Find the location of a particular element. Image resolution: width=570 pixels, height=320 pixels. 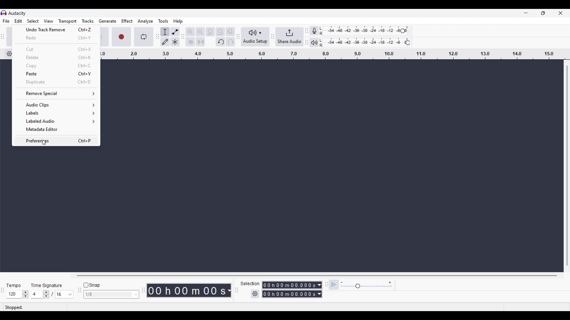

Timeline options is located at coordinates (8, 54).